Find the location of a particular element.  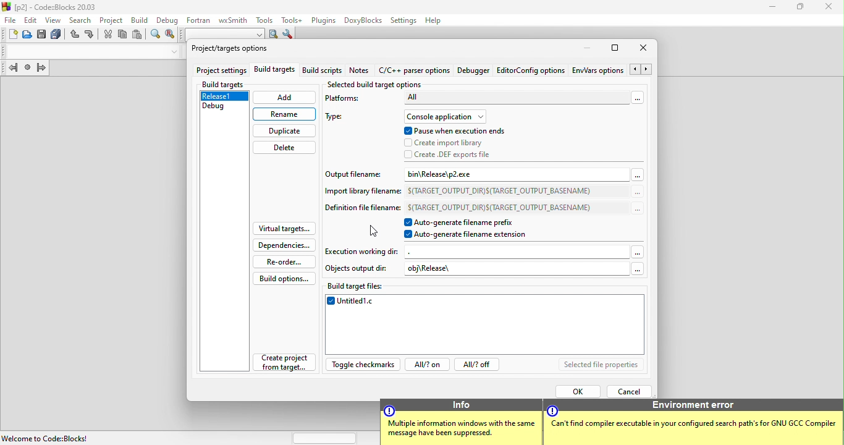

console application is located at coordinates (444, 117).